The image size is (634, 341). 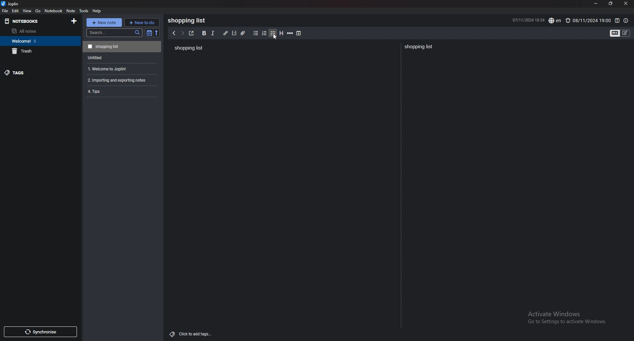 What do you see at coordinates (122, 46) in the screenshot?
I see `Shopping list` at bounding box center [122, 46].